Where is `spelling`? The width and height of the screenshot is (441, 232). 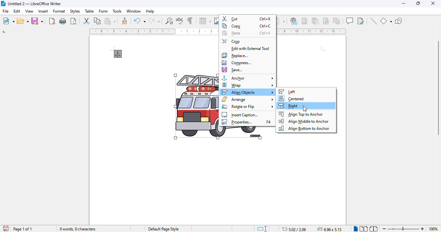 spelling is located at coordinates (180, 21).